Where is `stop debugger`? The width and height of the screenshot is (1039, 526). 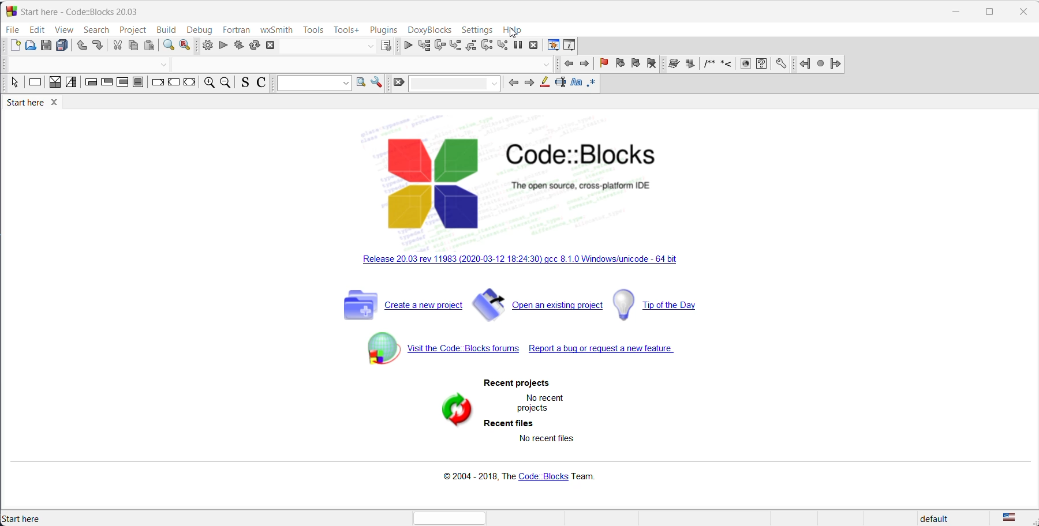 stop debugger is located at coordinates (533, 45).